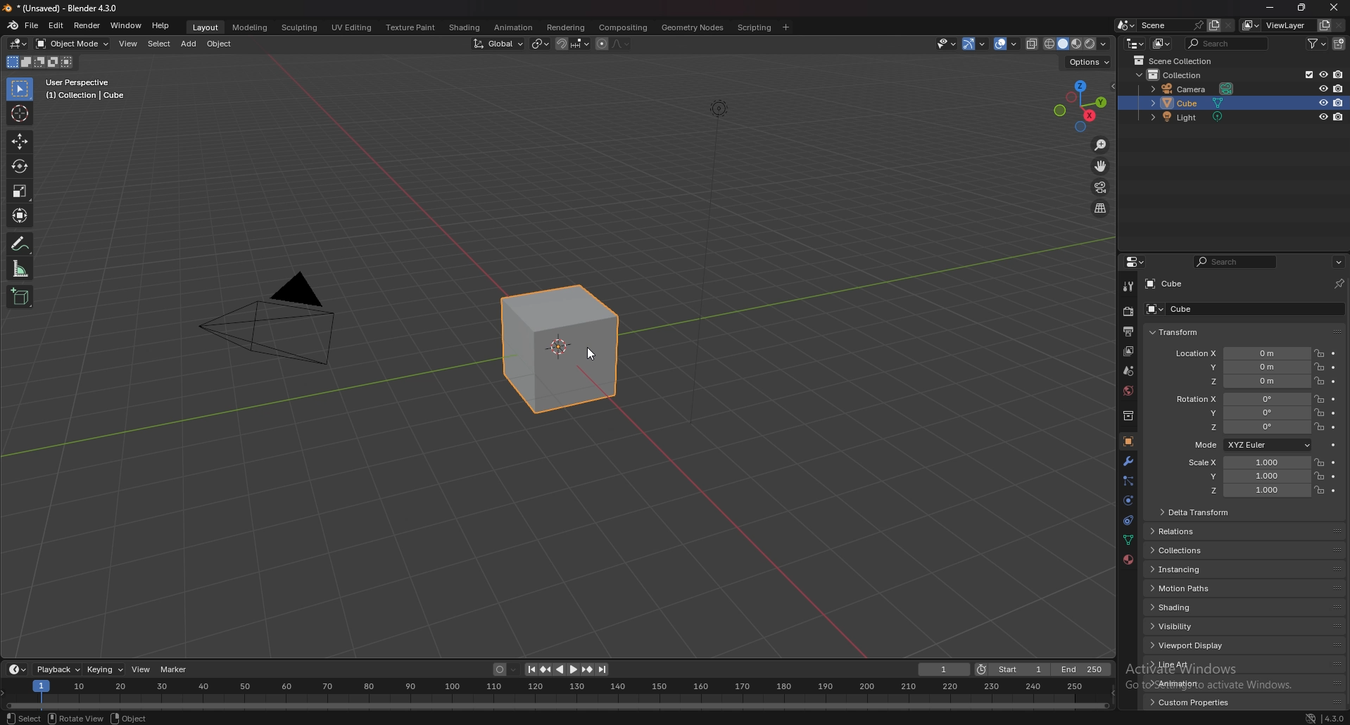 The width and height of the screenshot is (1350, 725). I want to click on close, so click(1332, 8).